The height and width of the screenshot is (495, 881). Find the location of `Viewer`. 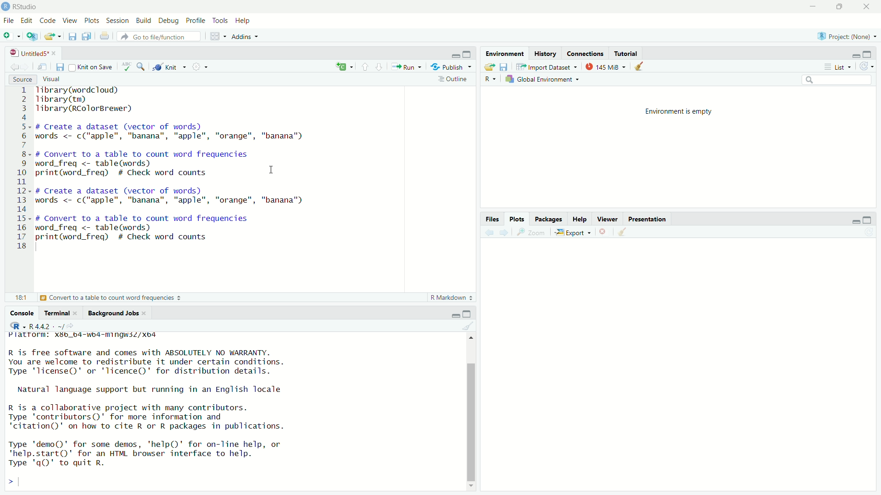

Viewer is located at coordinates (608, 219).